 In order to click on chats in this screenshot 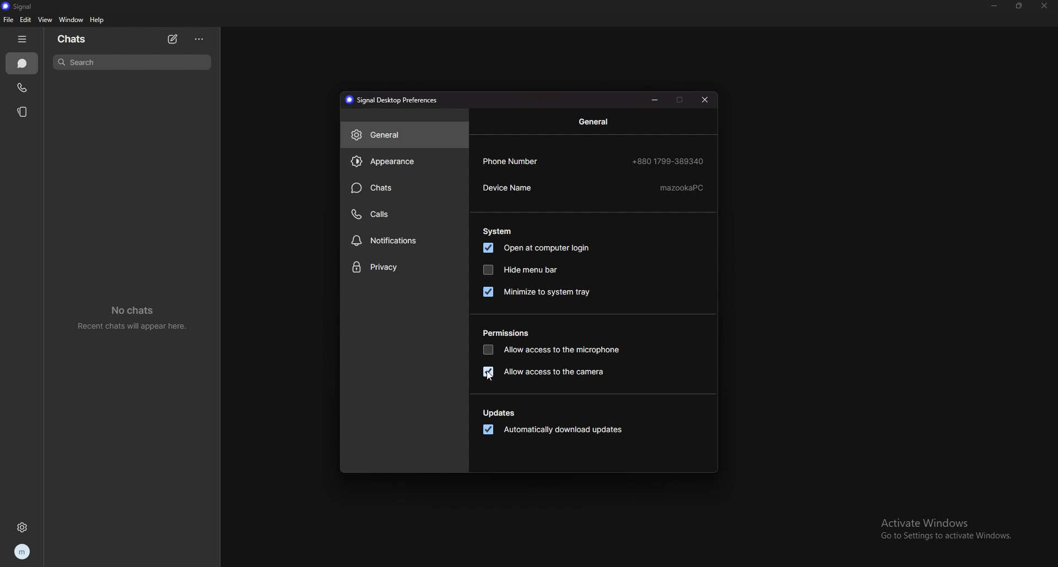, I will do `click(74, 39)`.